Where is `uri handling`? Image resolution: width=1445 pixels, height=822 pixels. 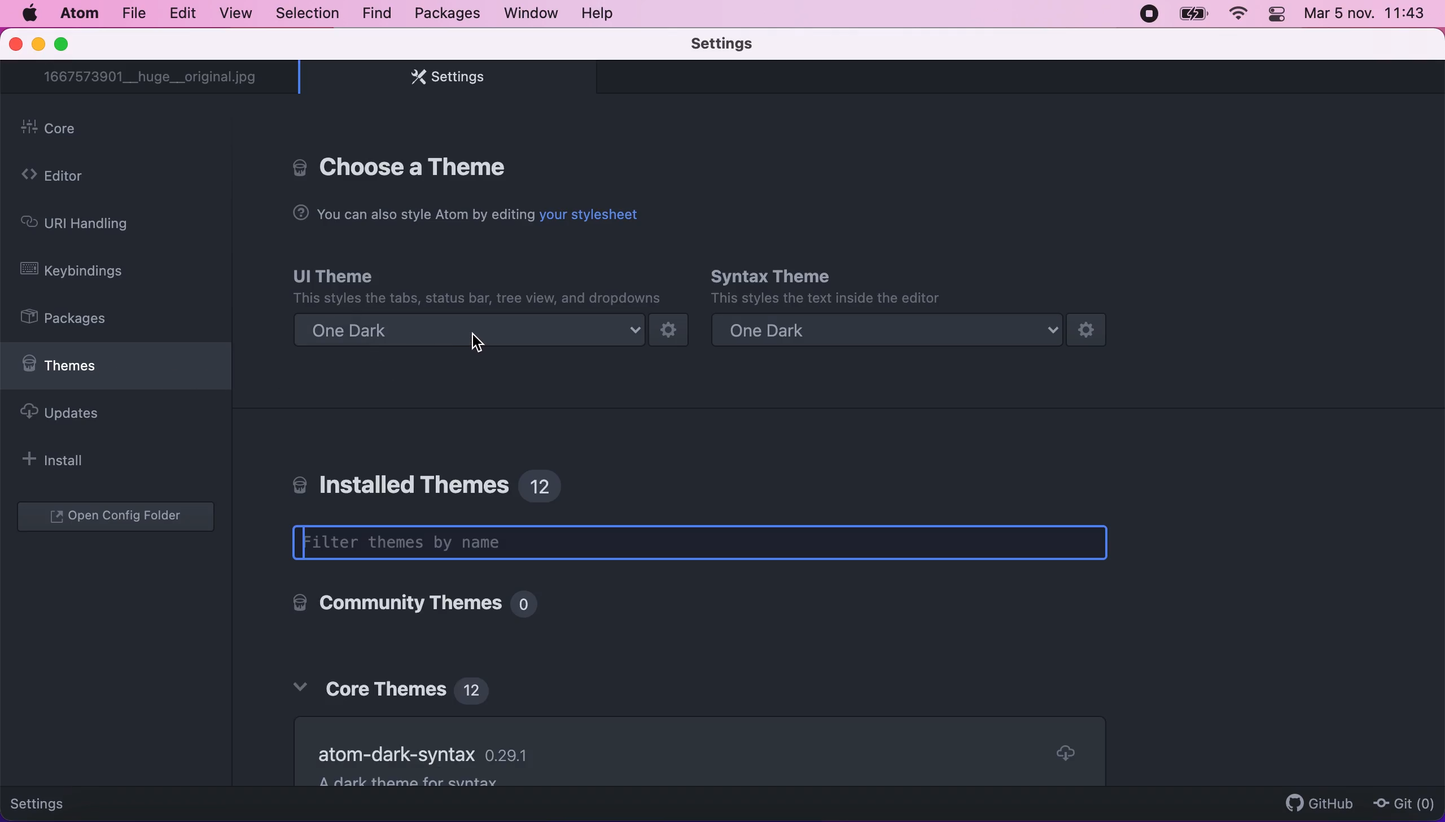
uri handling is located at coordinates (89, 224).